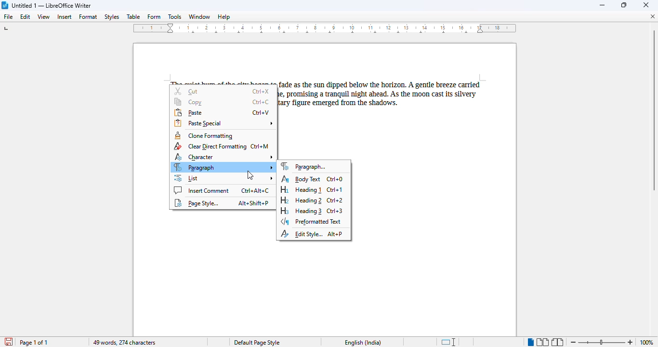  What do you see at coordinates (153, 15) in the screenshot?
I see `form` at bounding box center [153, 15].